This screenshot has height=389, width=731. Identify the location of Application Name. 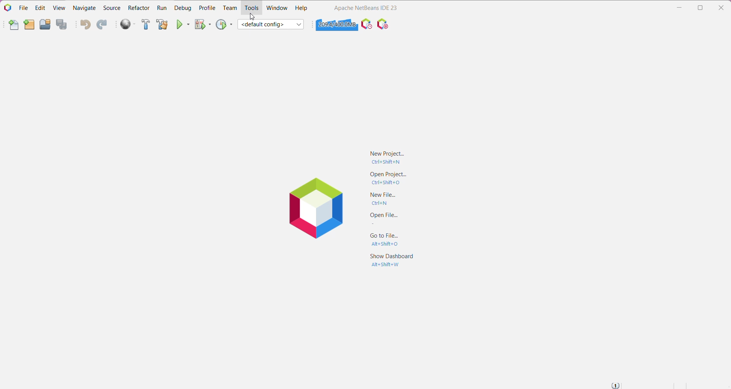
(365, 8).